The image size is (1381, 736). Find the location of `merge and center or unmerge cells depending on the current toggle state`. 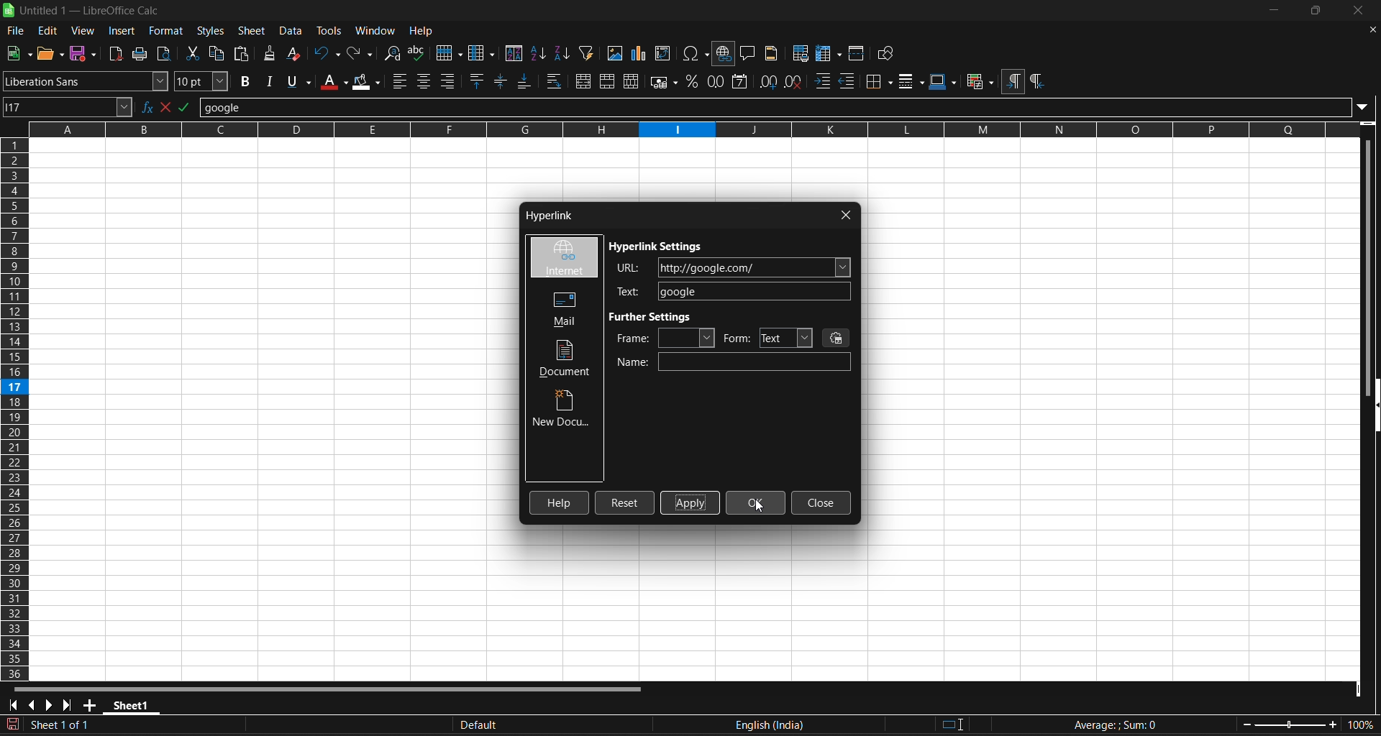

merge and center or unmerge cells depending on the current toggle state is located at coordinates (583, 80).